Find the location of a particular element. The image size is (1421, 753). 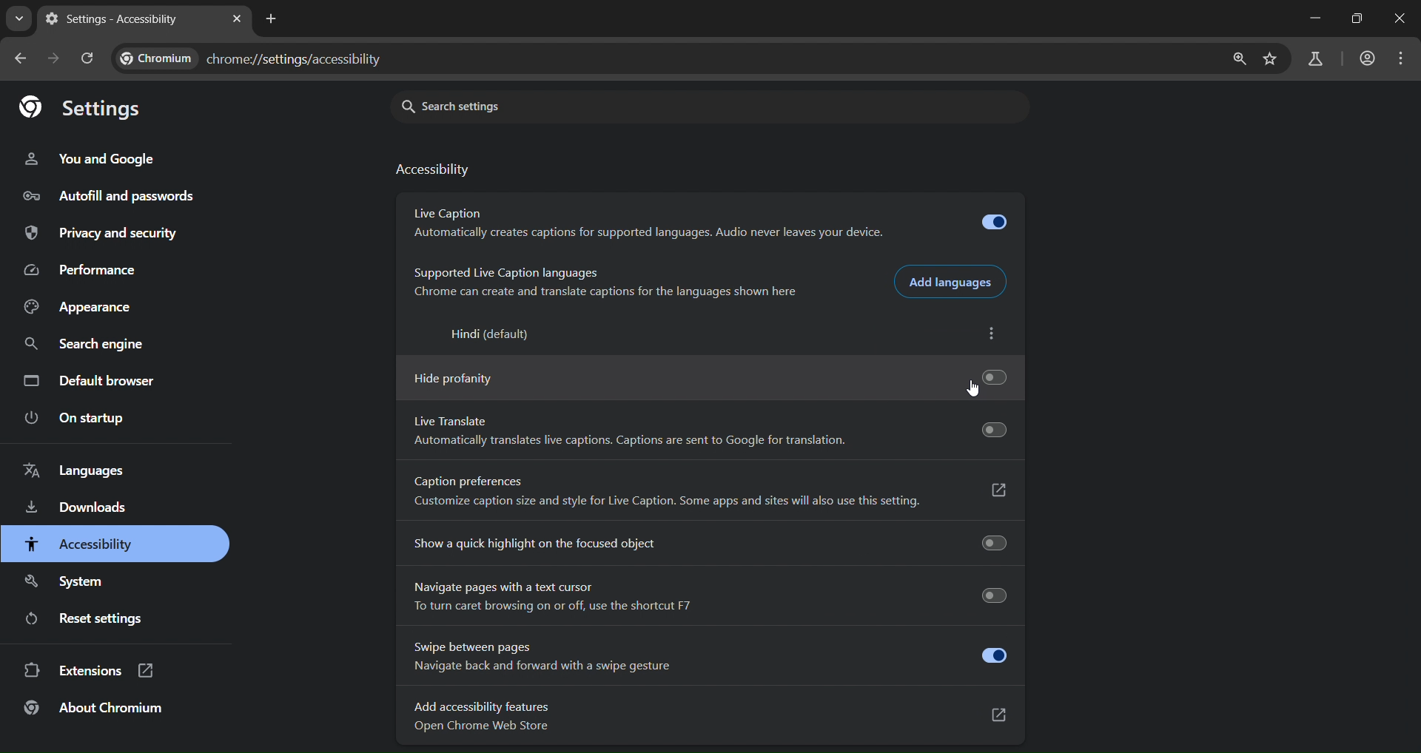

minimize is located at coordinates (1315, 16).